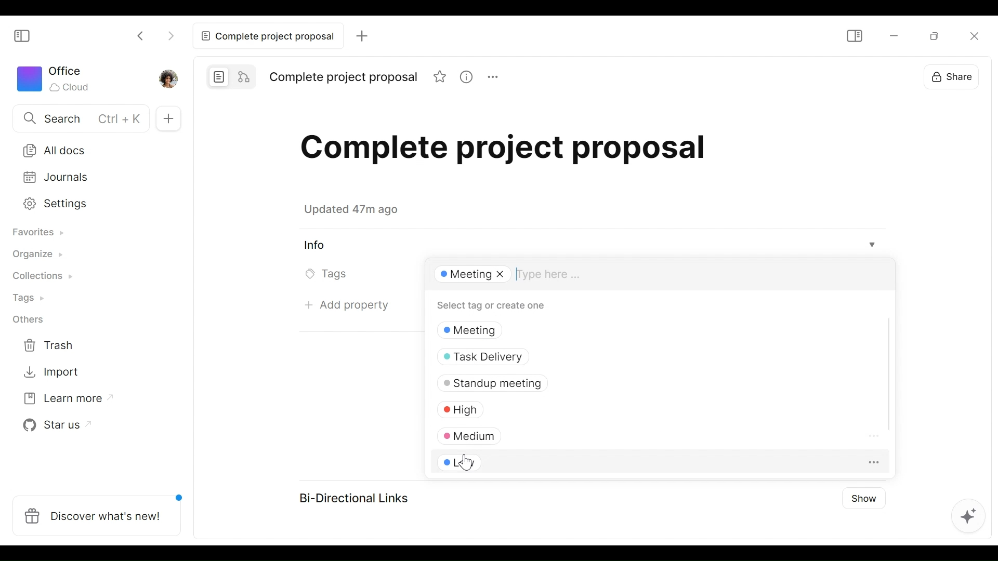 This screenshot has width=998, height=561. Describe the element at coordinates (360, 35) in the screenshot. I see `Add` at that location.